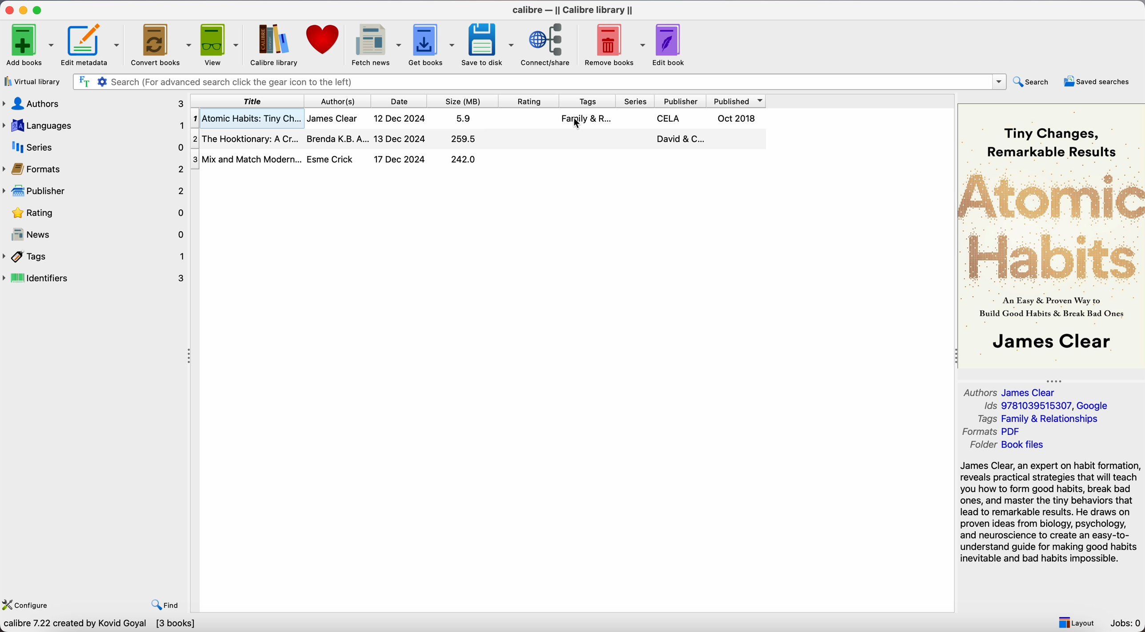  I want to click on 242.0, so click(464, 160).